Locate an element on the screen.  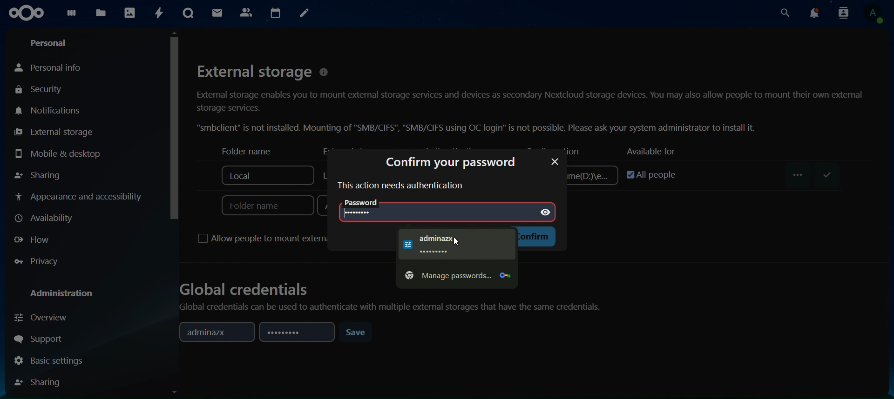
notes is located at coordinates (304, 13).